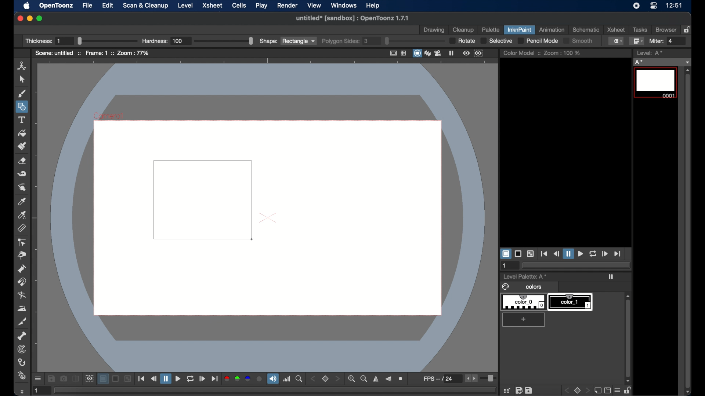 The width and height of the screenshot is (705, 396). What do you see at coordinates (238, 5) in the screenshot?
I see `cells` at bounding box center [238, 5].